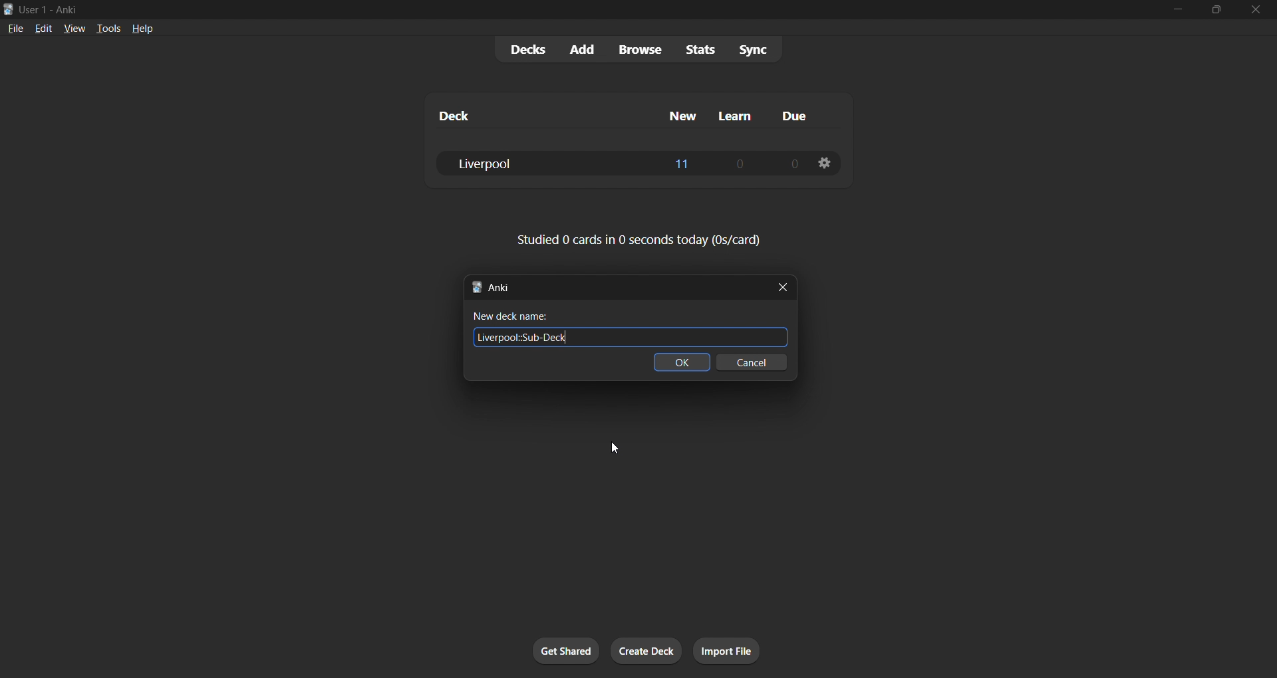 The height and width of the screenshot is (678, 1277). Describe the element at coordinates (513, 312) in the screenshot. I see `New deck name` at that location.